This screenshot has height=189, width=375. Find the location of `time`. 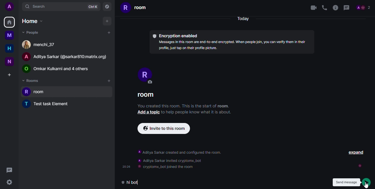

time is located at coordinates (126, 167).